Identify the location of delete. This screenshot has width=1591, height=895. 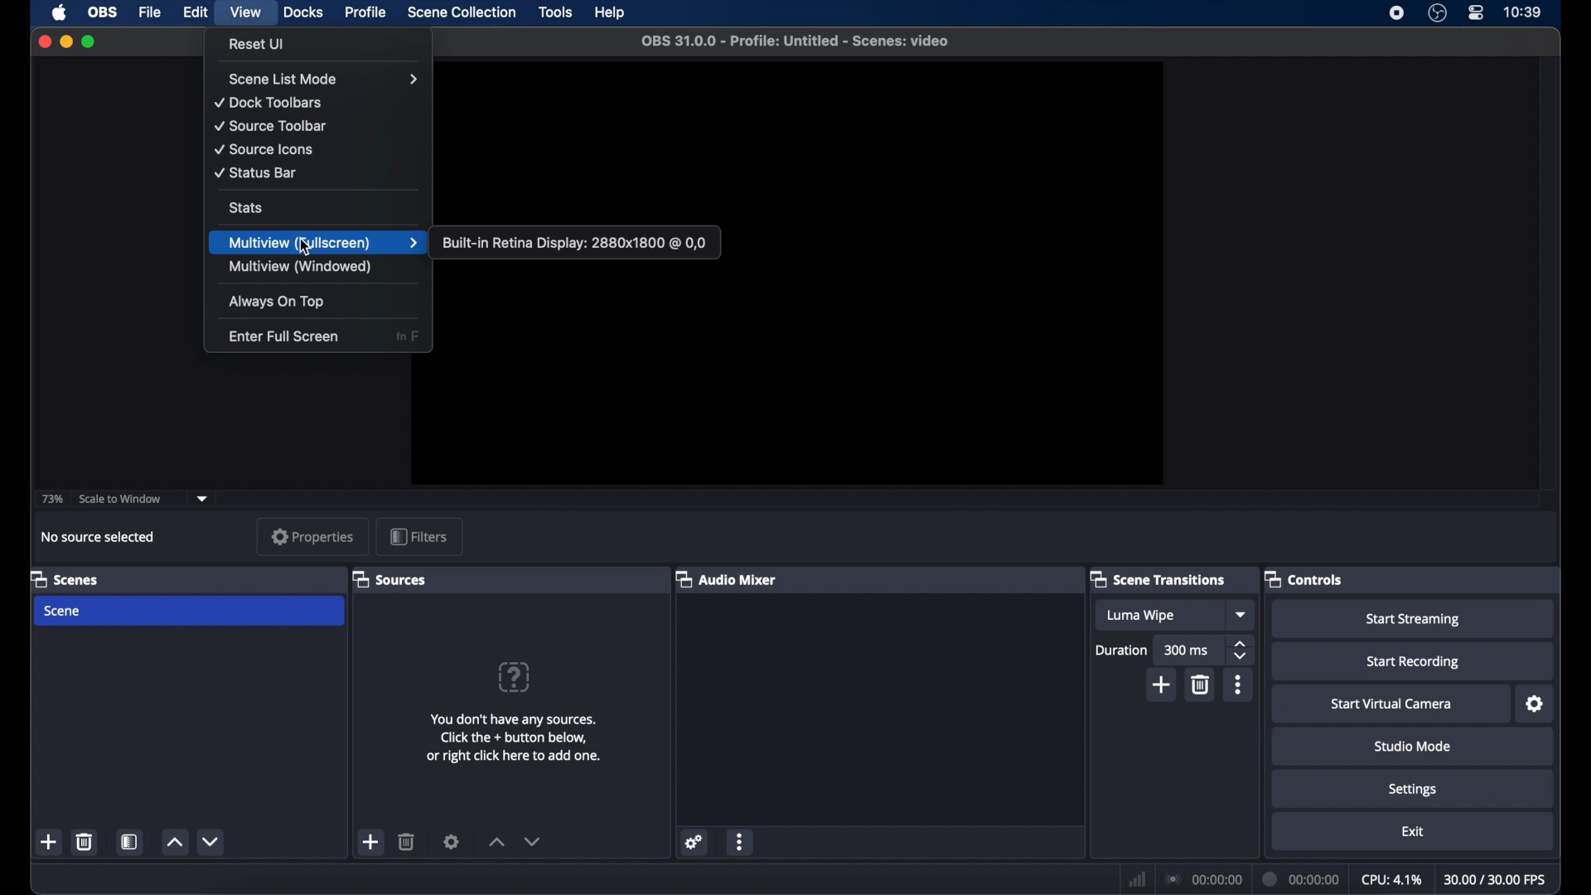
(407, 841).